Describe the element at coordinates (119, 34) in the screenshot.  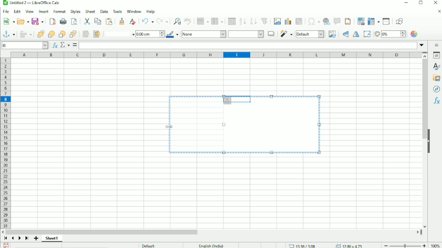
I see `Line style` at that location.